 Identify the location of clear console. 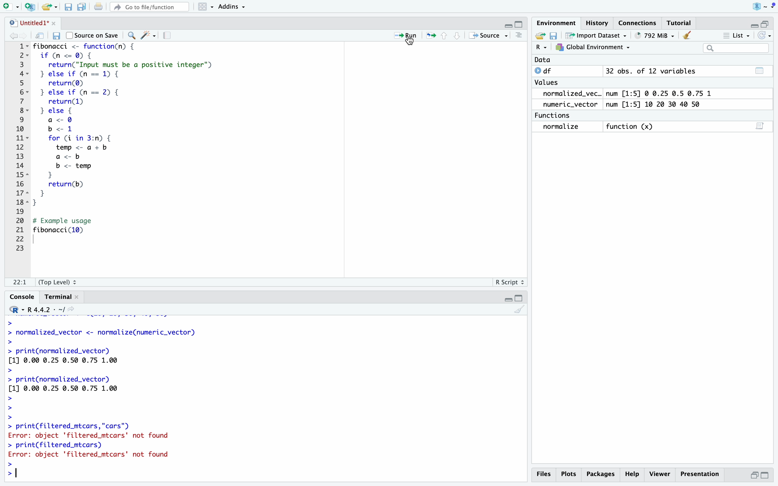
(520, 311).